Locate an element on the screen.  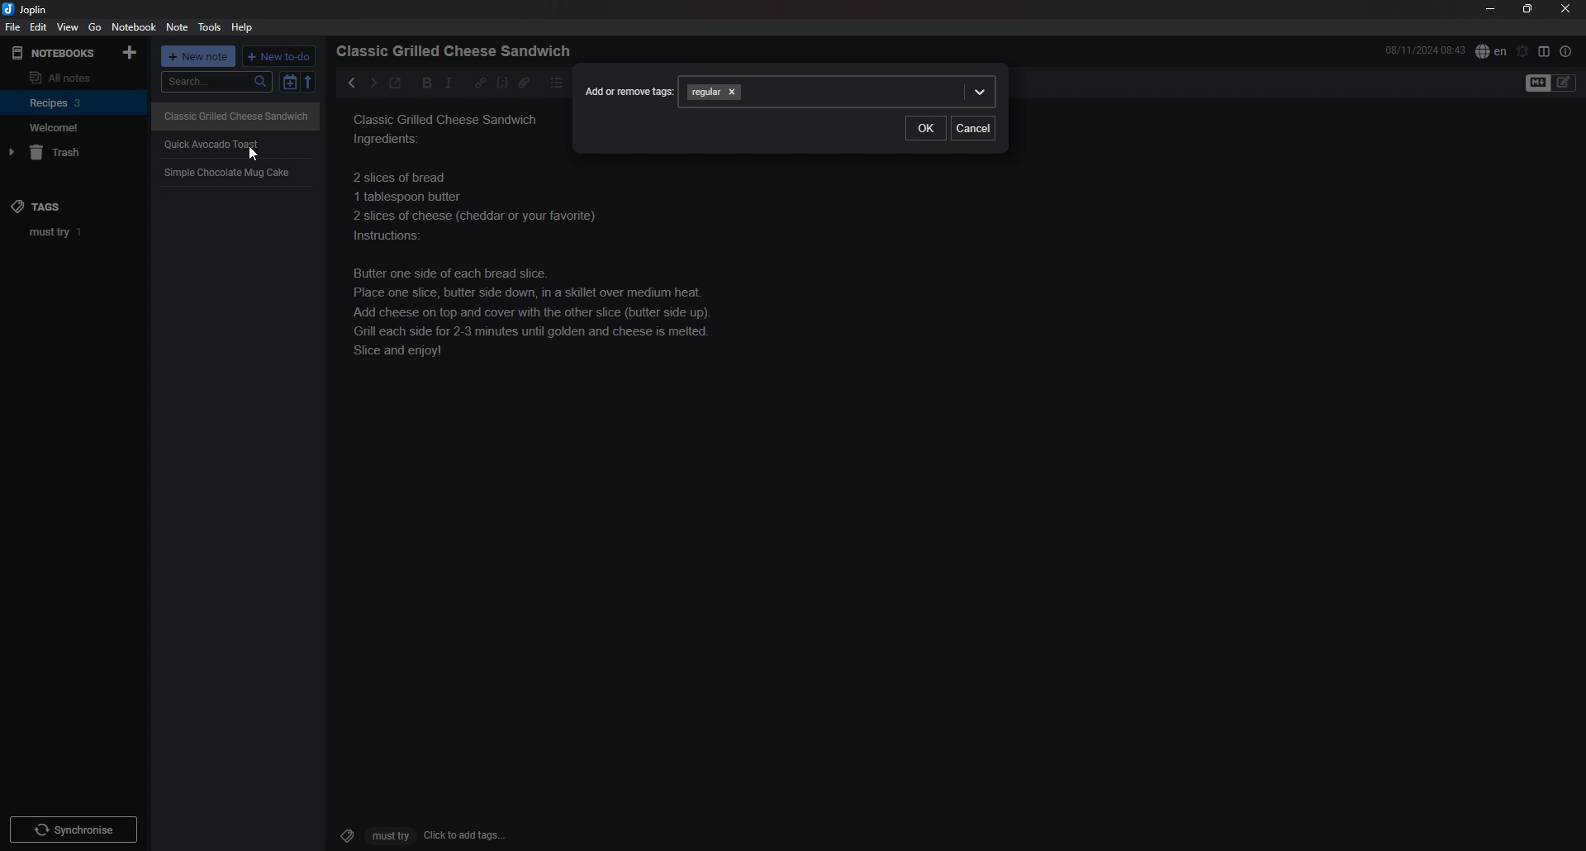
go is located at coordinates (96, 26).